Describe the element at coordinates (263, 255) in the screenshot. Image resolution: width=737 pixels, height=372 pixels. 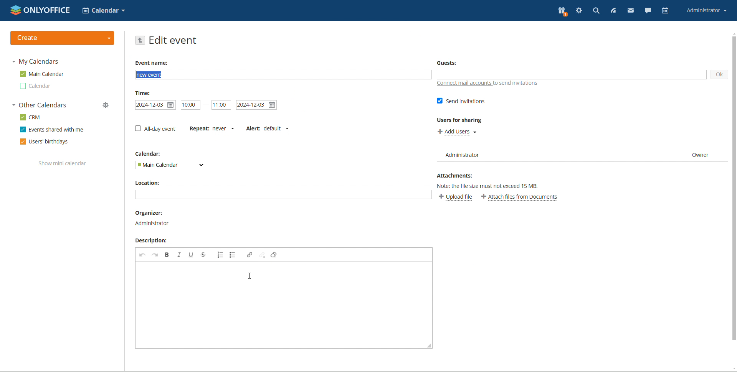
I see `unlink` at that location.